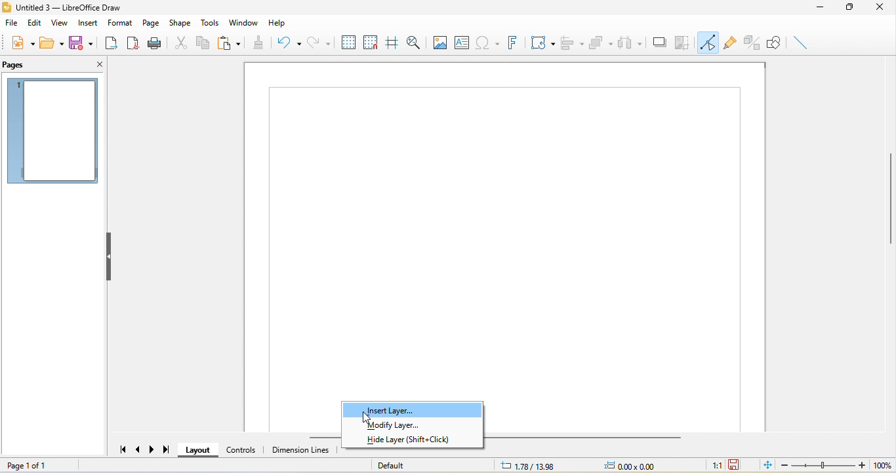  Describe the element at coordinates (37, 464) in the screenshot. I see `page 1 of 1` at that location.